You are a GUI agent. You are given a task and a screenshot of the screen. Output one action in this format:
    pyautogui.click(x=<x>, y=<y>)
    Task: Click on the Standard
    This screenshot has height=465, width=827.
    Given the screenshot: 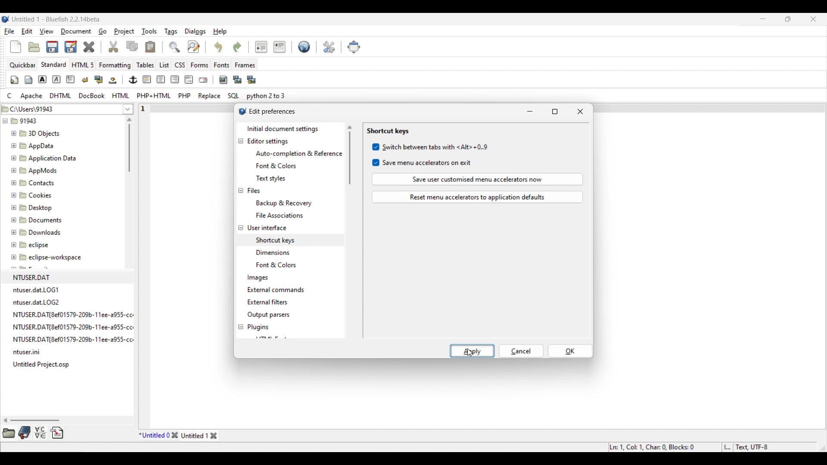 What is the action you would take?
    pyautogui.click(x=53, y=64)
    